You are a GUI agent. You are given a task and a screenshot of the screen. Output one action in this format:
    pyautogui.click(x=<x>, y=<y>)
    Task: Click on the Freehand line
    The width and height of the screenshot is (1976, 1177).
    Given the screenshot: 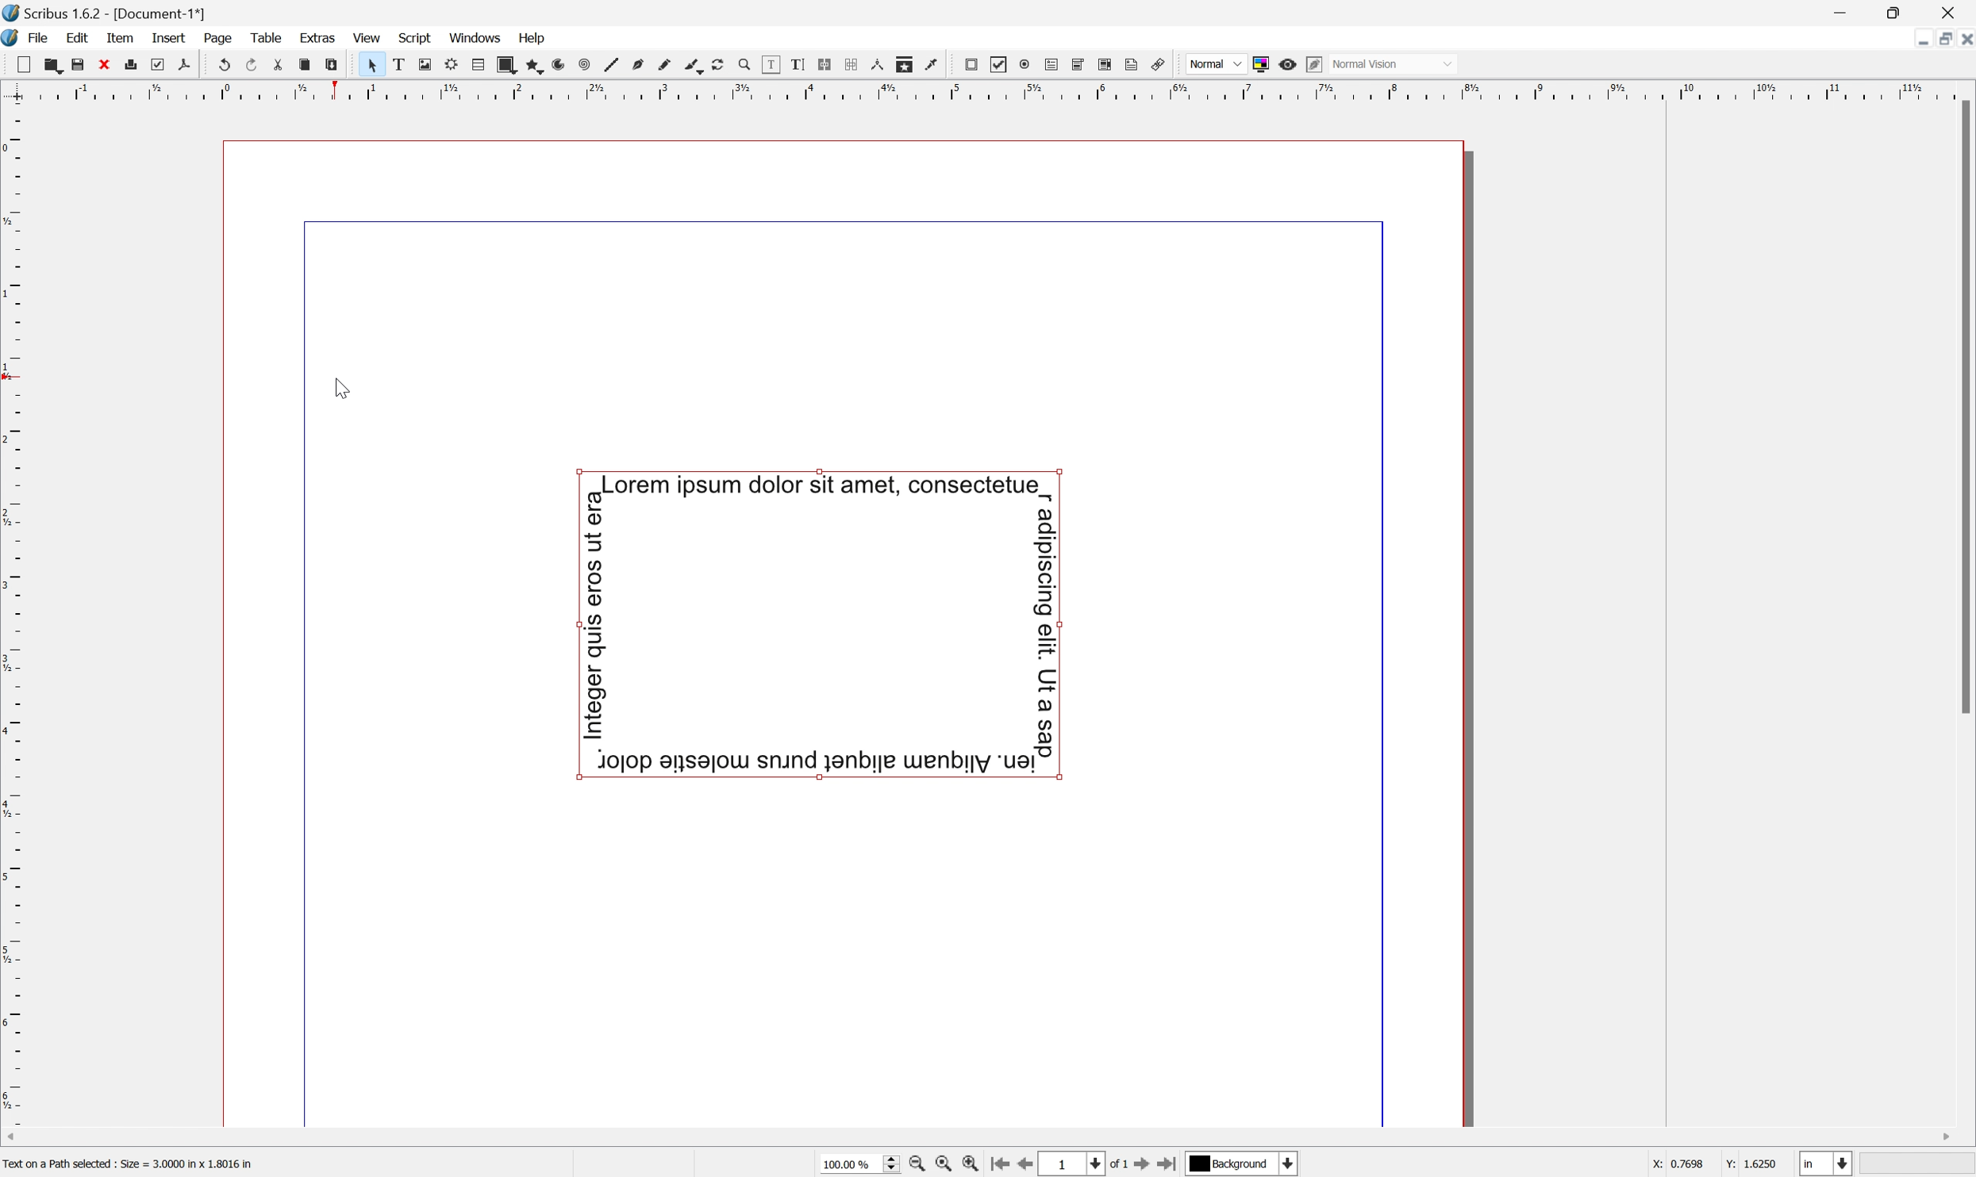 What is the action you would take?
    pyautogui.click(x=663, y=67)
    